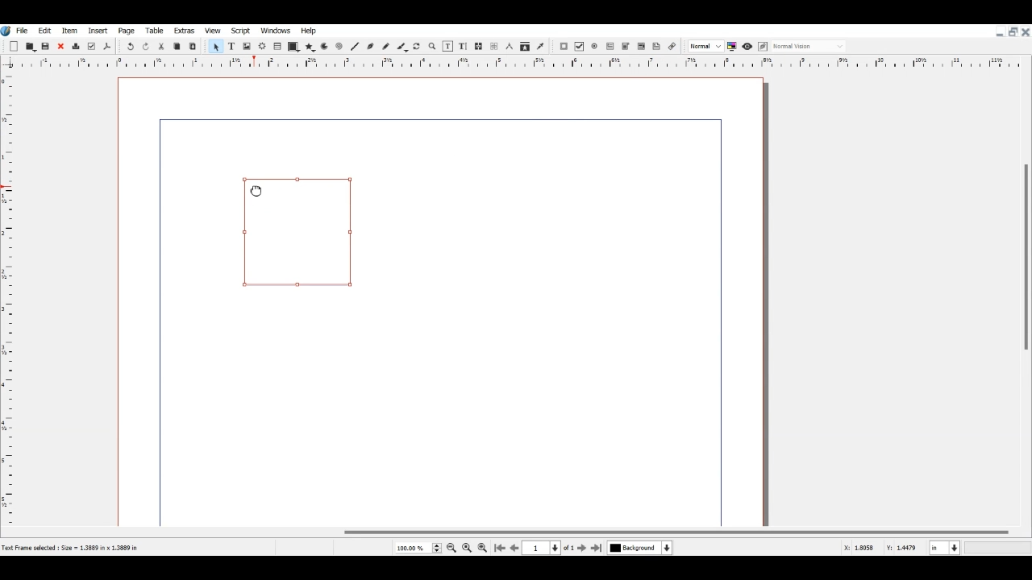  What do you see at coordinates (47, 46) in the screenshot?
I see `Save` at bounding box center [47, 46].